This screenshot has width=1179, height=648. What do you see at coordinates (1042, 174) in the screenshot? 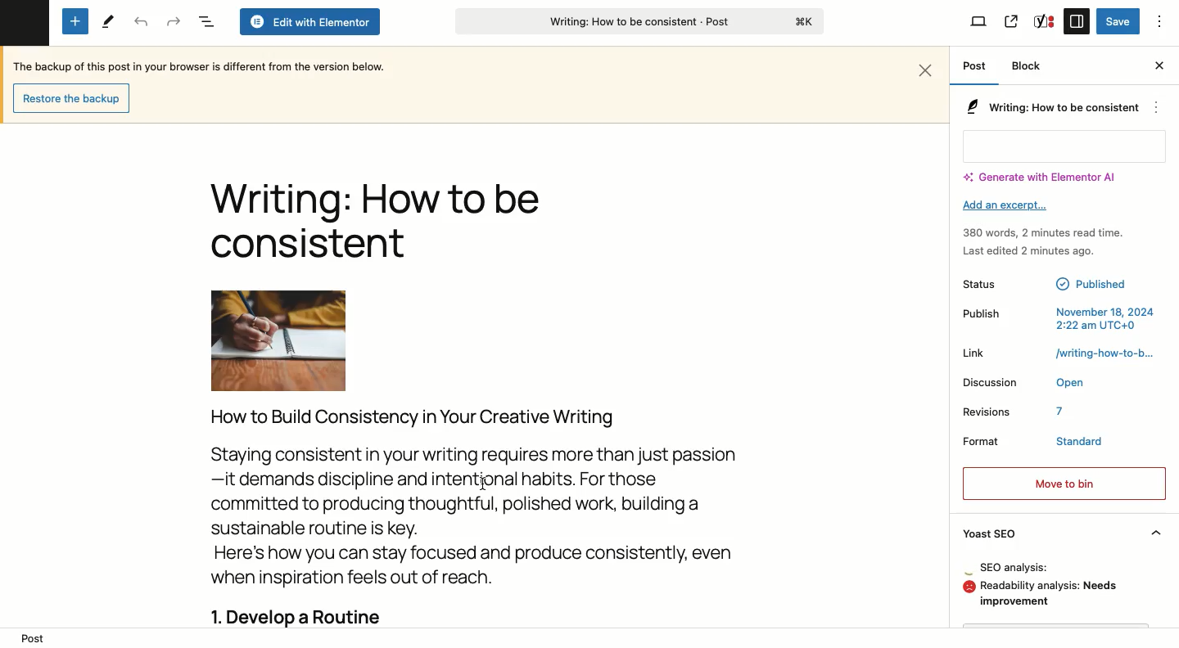
I see `Generate with Elementor AI` at bounding box center [1042, 174].